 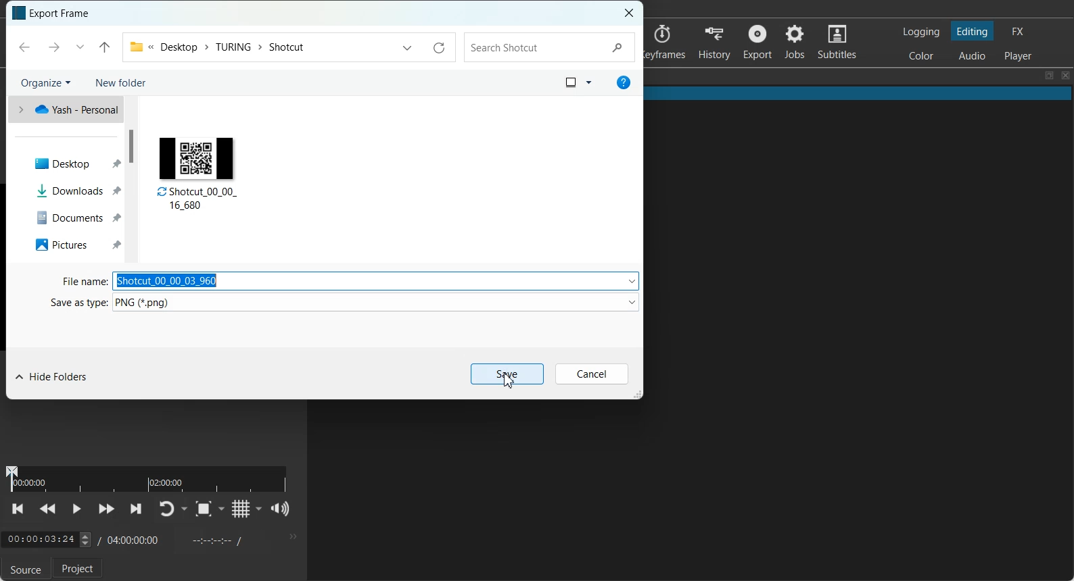 I want to click on Forward, so click(x=51, y=48).